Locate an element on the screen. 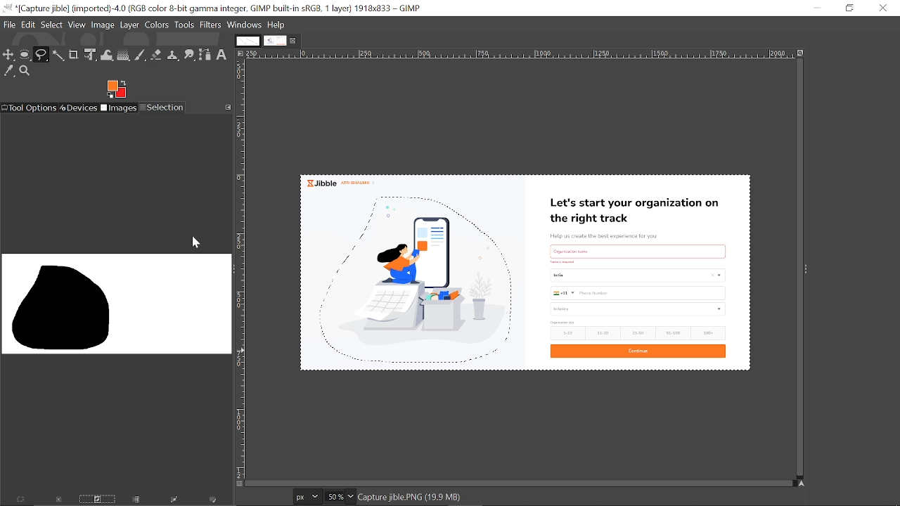 Image resolution: width=900 pixels, height=506 pixels. Current image is located at coordinates (639, 275).